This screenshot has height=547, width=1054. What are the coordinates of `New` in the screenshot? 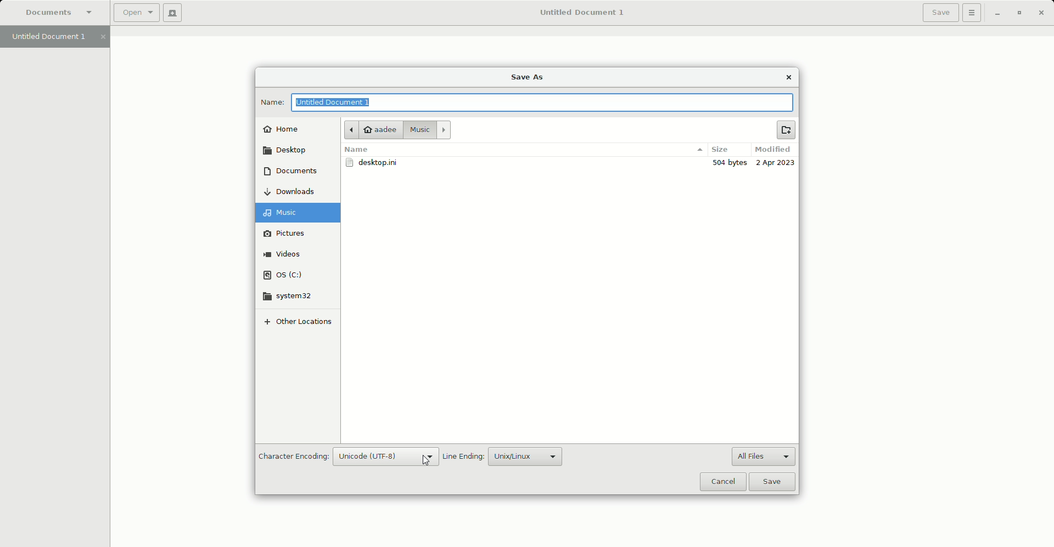 It's located at (171, 14).